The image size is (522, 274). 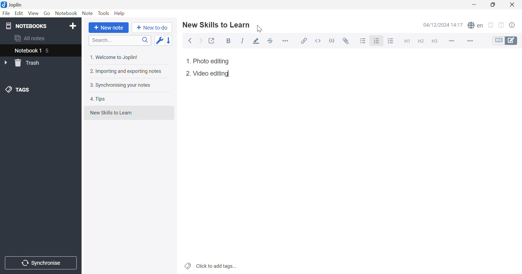 I want to click on Heading 2, so click(x=421, y=41).